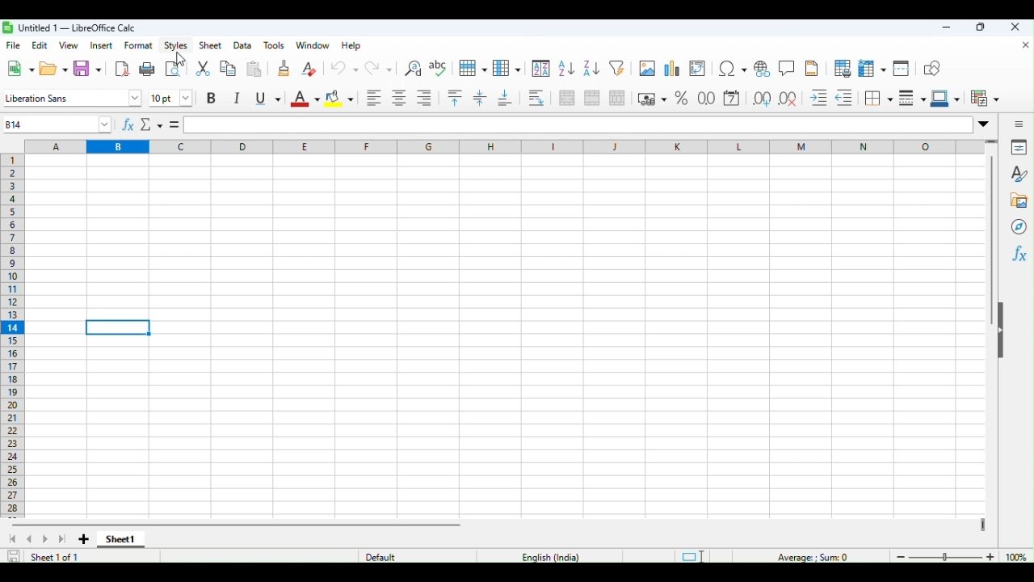 Image resolution: width=1034 pixels, height=582 pixels. Describe the element at coordinates (227, 69) in the screenshot. I see `copy` at that location.